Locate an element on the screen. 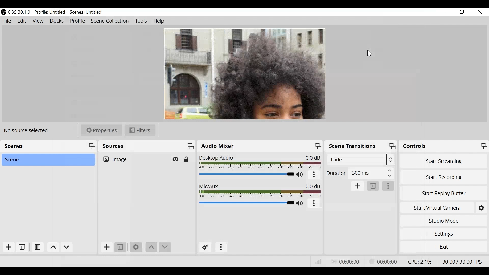 Image resolution: width=489 pixels, height=275 pixels. Tools is located at coordinates (141, 21).